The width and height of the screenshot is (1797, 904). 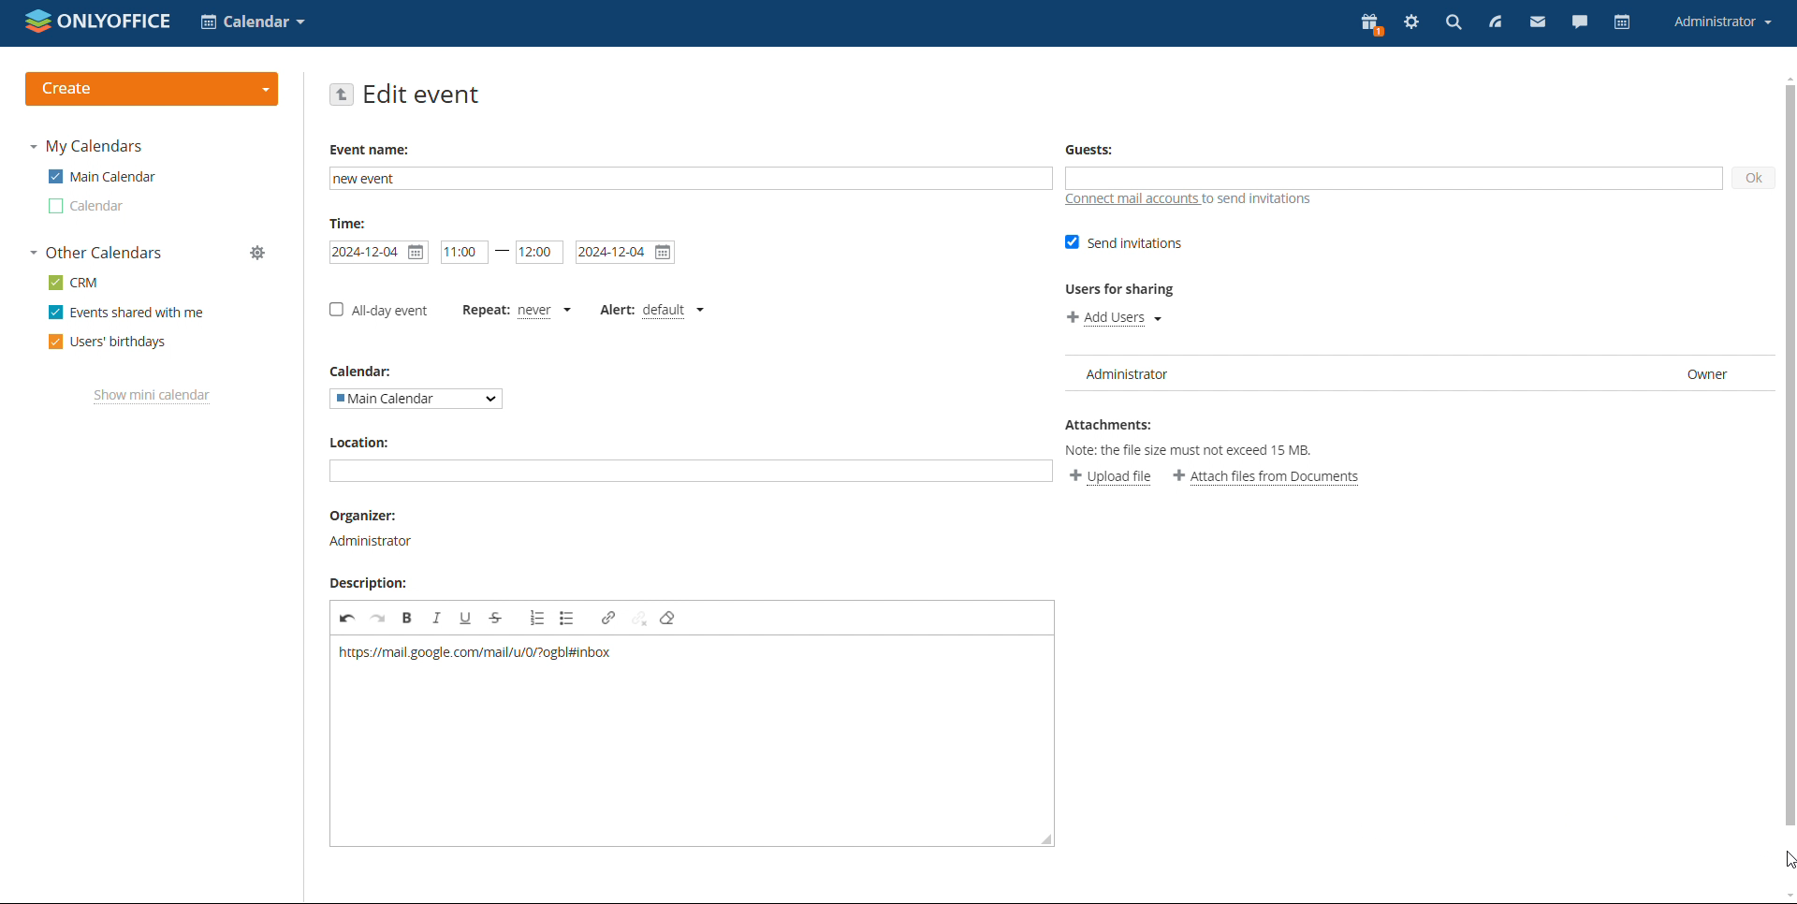 I want to click on create, so click(x=153, y=89).